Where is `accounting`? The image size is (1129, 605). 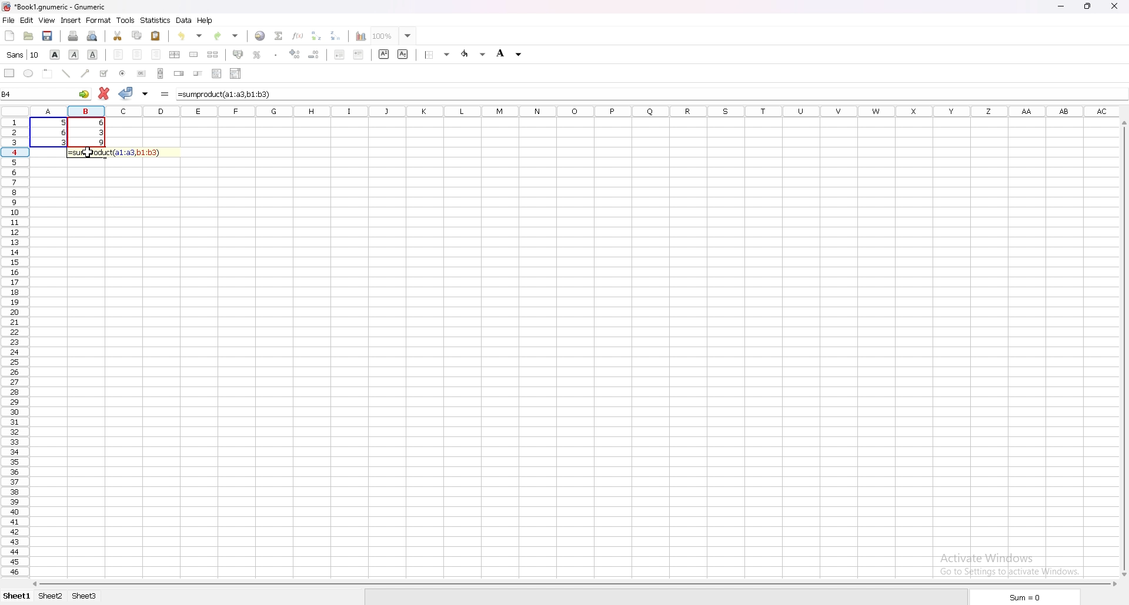 accounting is located at coordinates (238, 54).